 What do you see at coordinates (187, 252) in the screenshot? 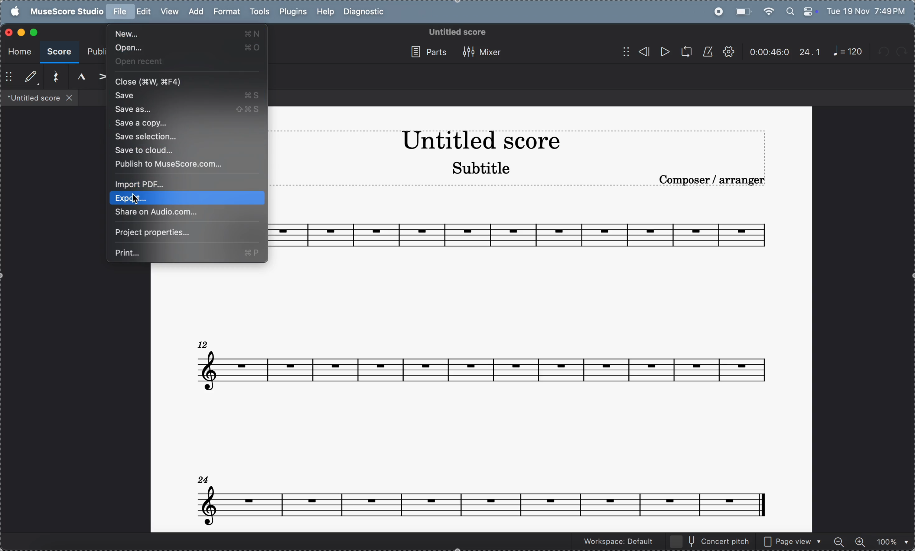
I see `print` at bounding box center [187, 252].